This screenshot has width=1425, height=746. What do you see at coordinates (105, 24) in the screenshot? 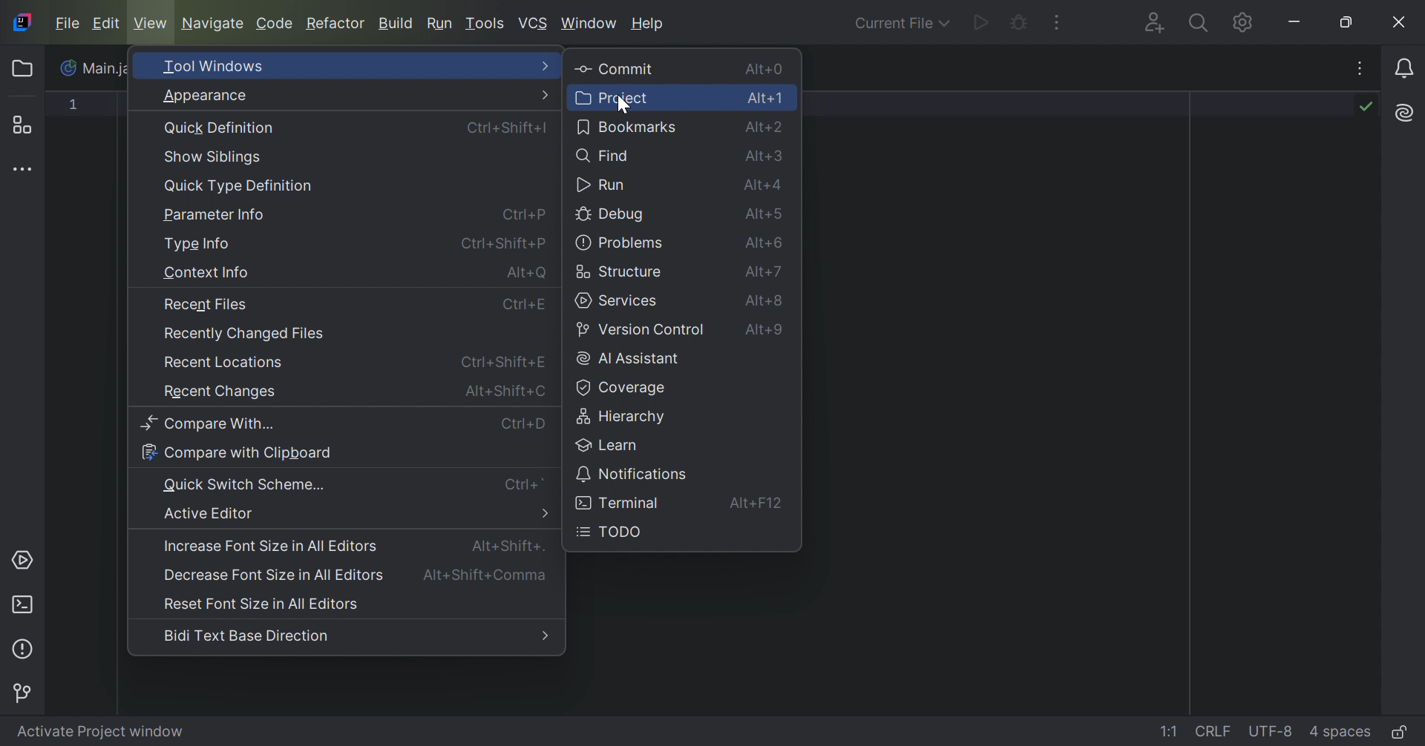
I see `Edit` at bounding box center [105, 24].